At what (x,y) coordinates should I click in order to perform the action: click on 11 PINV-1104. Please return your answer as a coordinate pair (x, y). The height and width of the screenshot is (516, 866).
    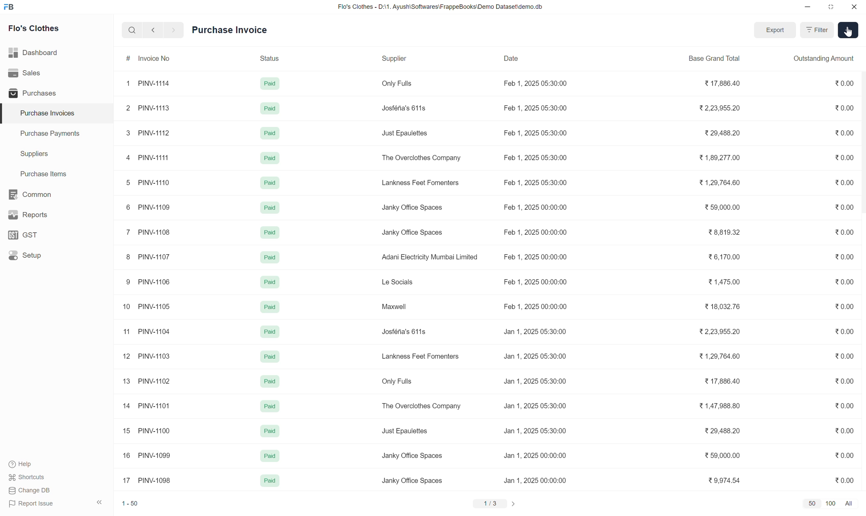
    Looking at the image, I should click on (147, 331).